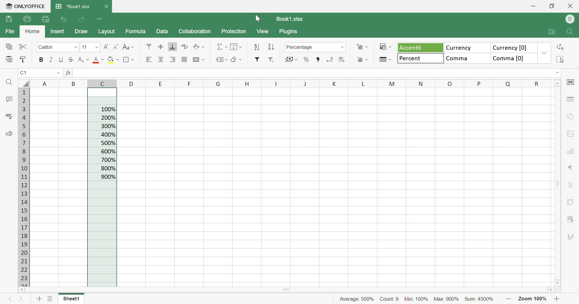 Image resolution: width=579 pixels, height=304 pixels. I want to click on Find, so click(8, 82).